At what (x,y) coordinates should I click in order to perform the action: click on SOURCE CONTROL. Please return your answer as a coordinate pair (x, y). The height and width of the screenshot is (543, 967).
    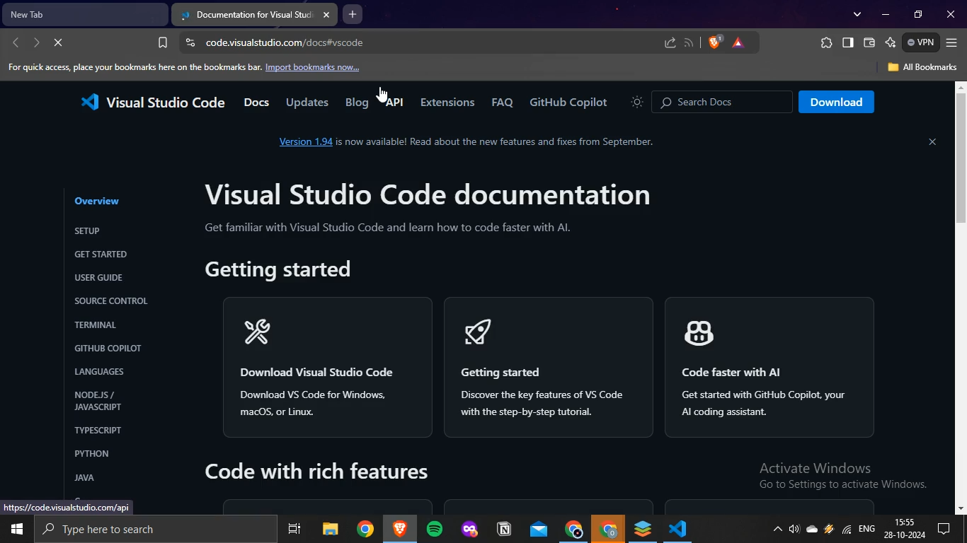
    Looking at the image, I should click on (109, 300).